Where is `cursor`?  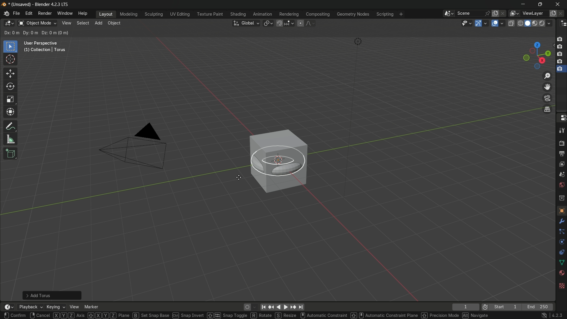
cursor is located at coordinates (10, 60).